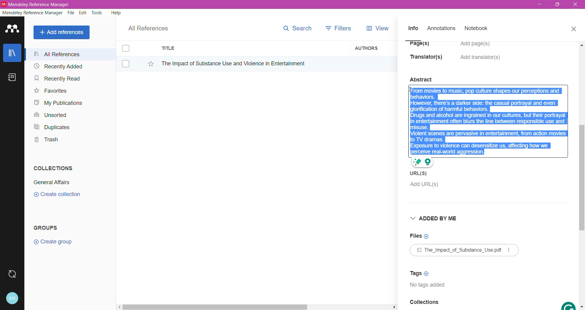 This screenshot has width=585, height=310. Describe the element at coordinates (115, 12) in the screenshot. I see `Help` at that location.